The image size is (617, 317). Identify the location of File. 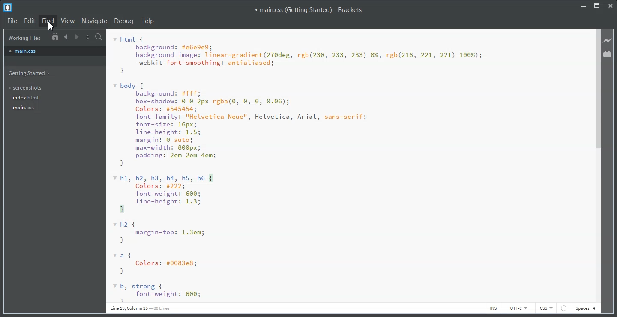
(12, 20).